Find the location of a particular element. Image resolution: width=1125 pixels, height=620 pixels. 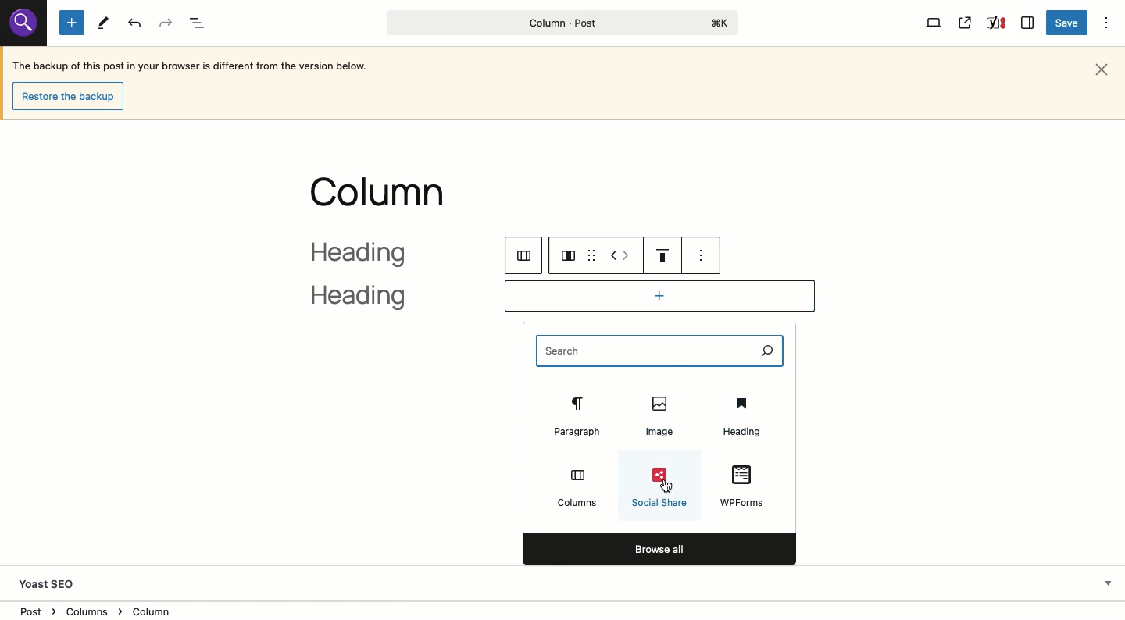

Paragraph is located at coordinates (584, 412).